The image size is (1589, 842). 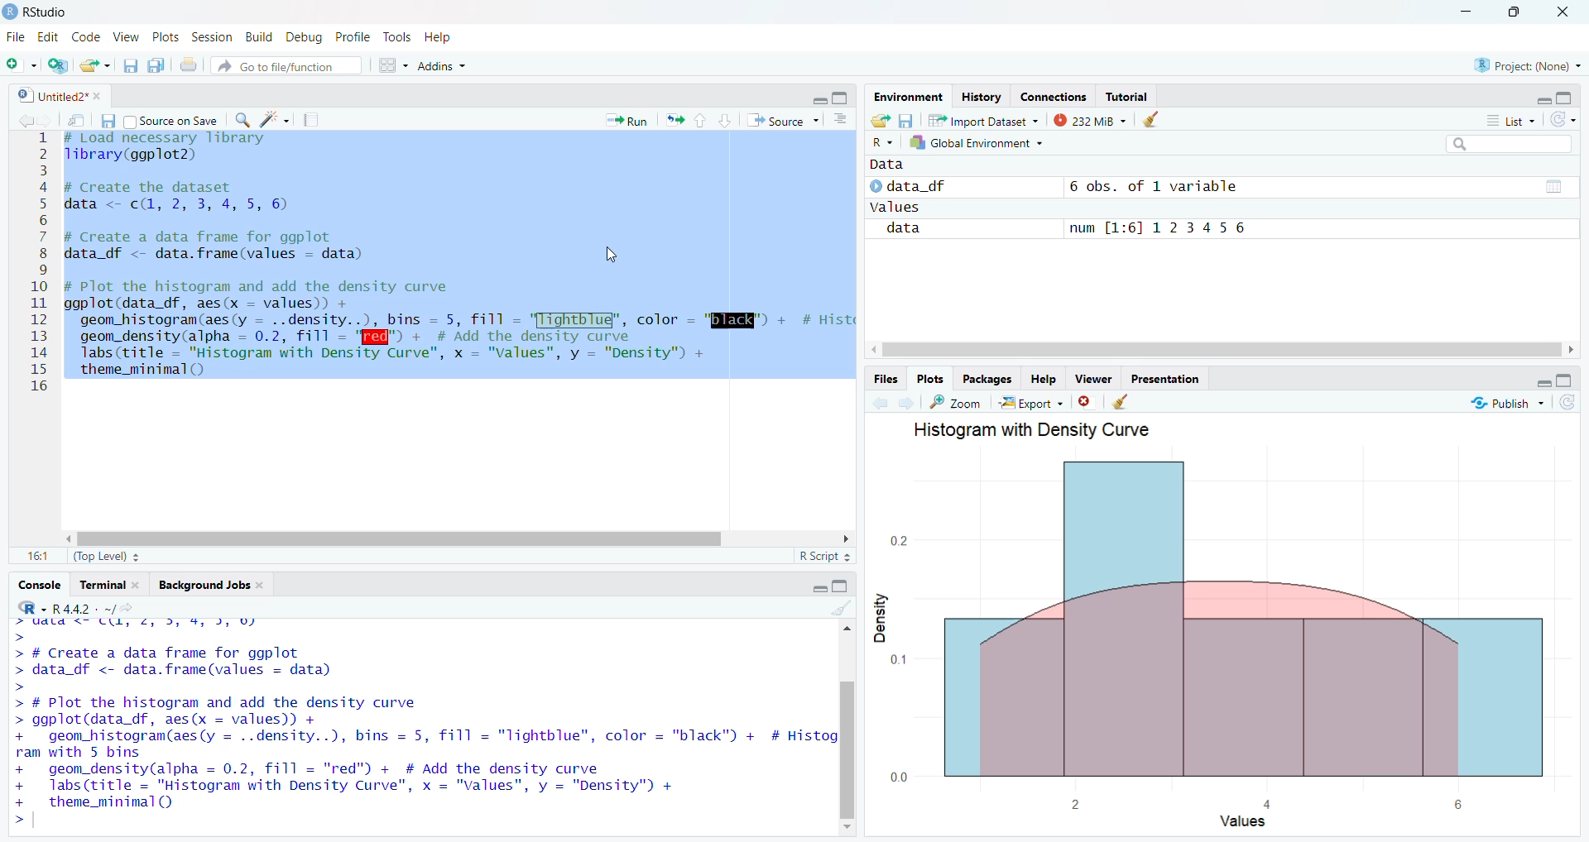 What do you see at coordinates (611, 251) in the screenshot?
I see `cursor` at bounding box center [611, 251].